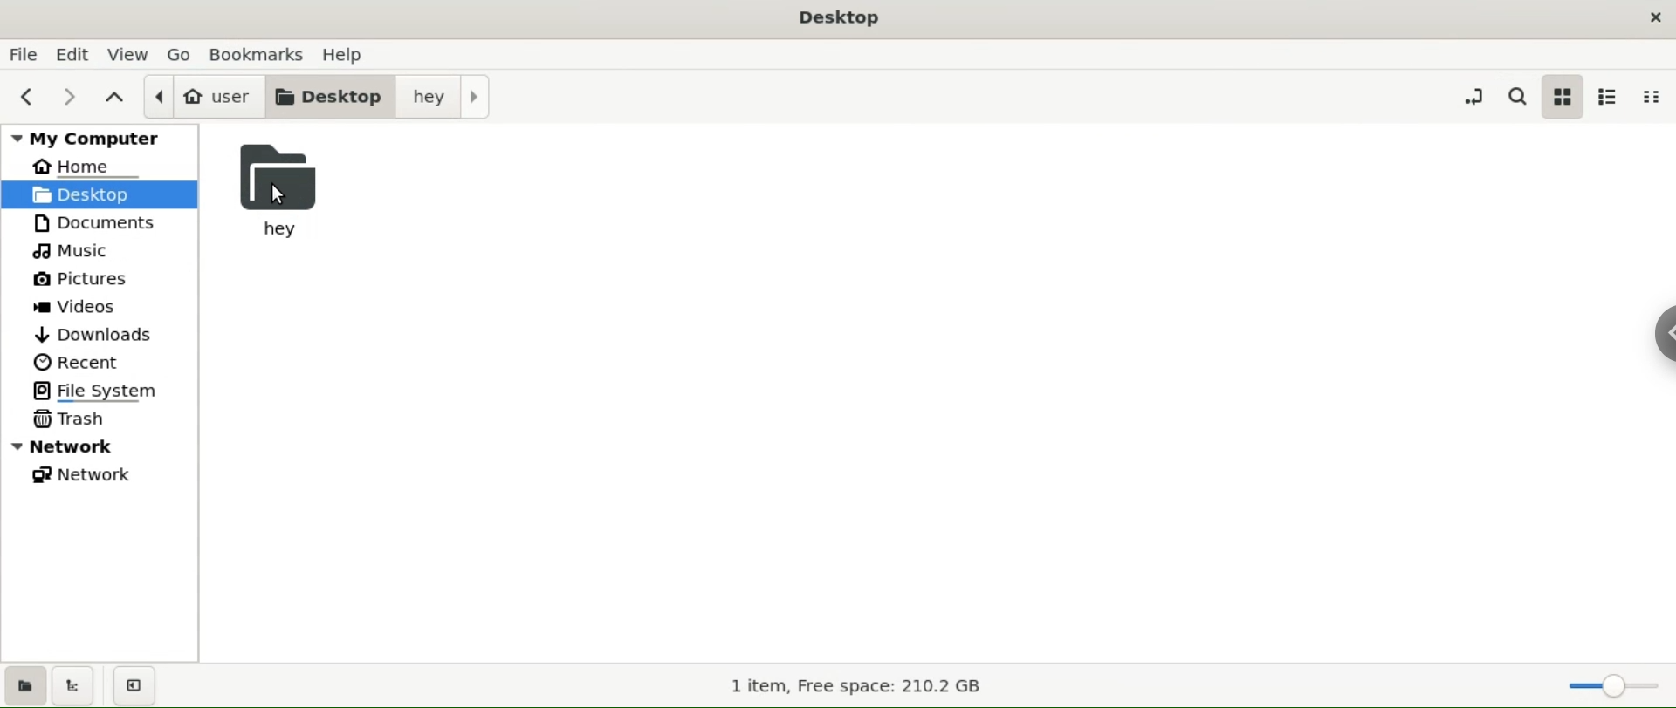 This screenshot has height=708, width=1676. I want to click on documents, so click(94, 225).